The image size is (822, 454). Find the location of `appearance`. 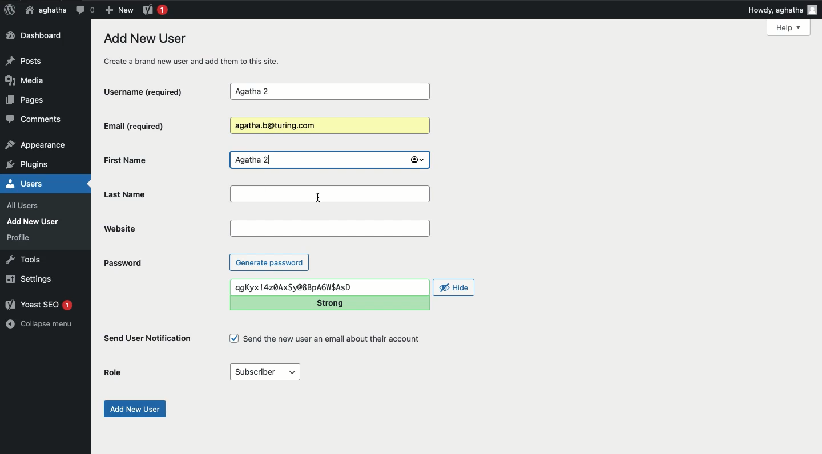

appearance is located at coordinates (36, 146).